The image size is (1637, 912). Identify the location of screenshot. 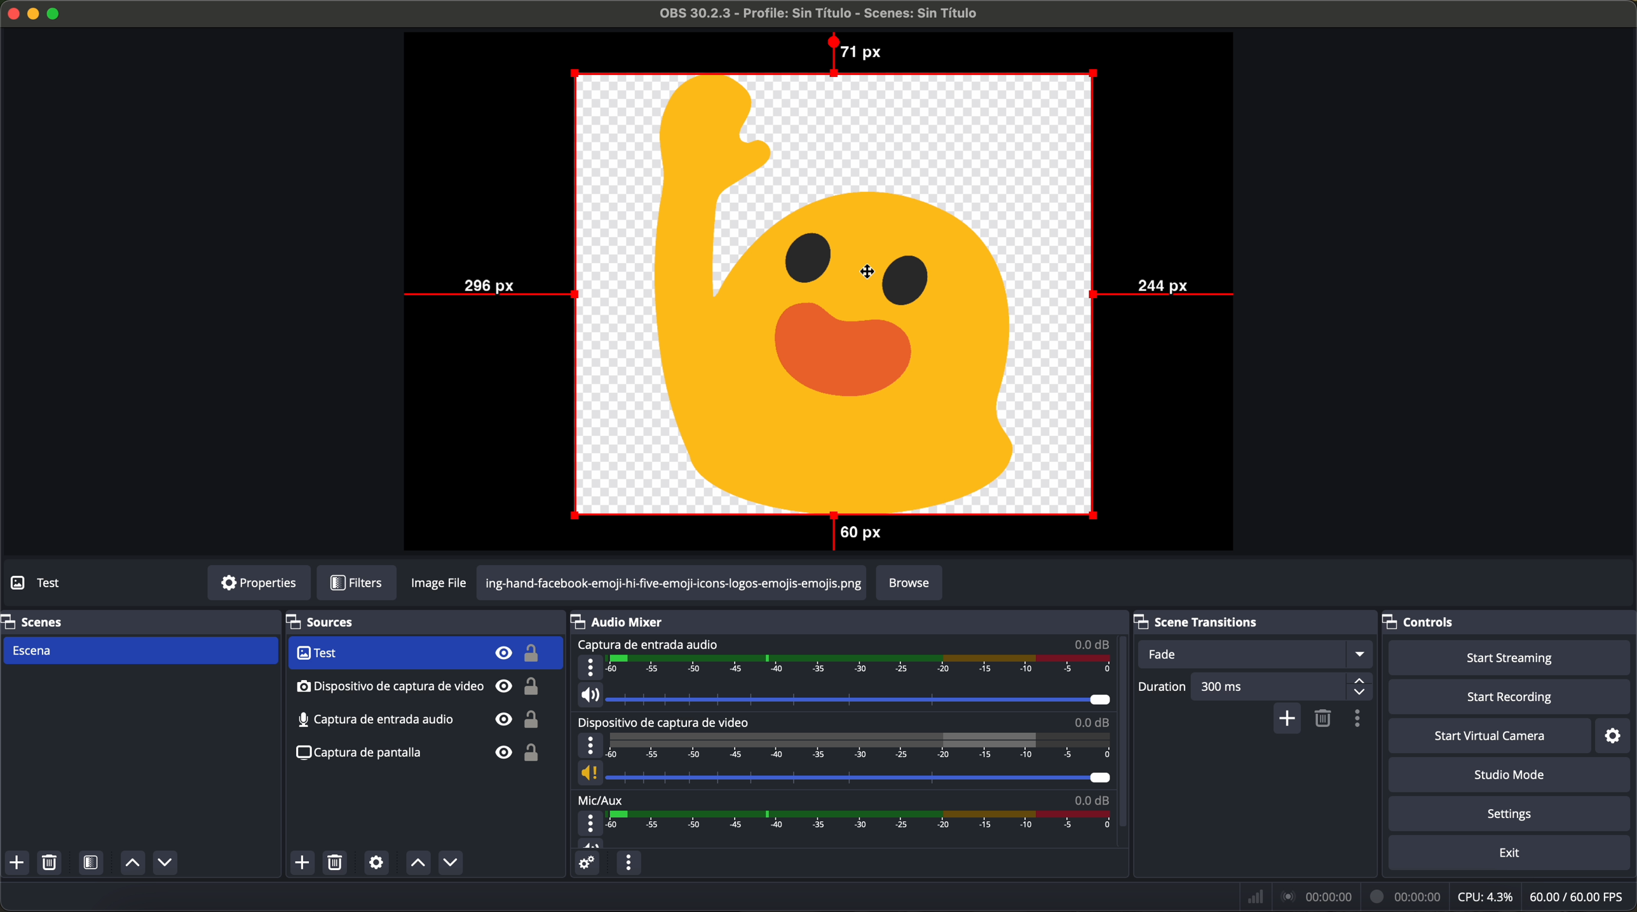
(416, 721).